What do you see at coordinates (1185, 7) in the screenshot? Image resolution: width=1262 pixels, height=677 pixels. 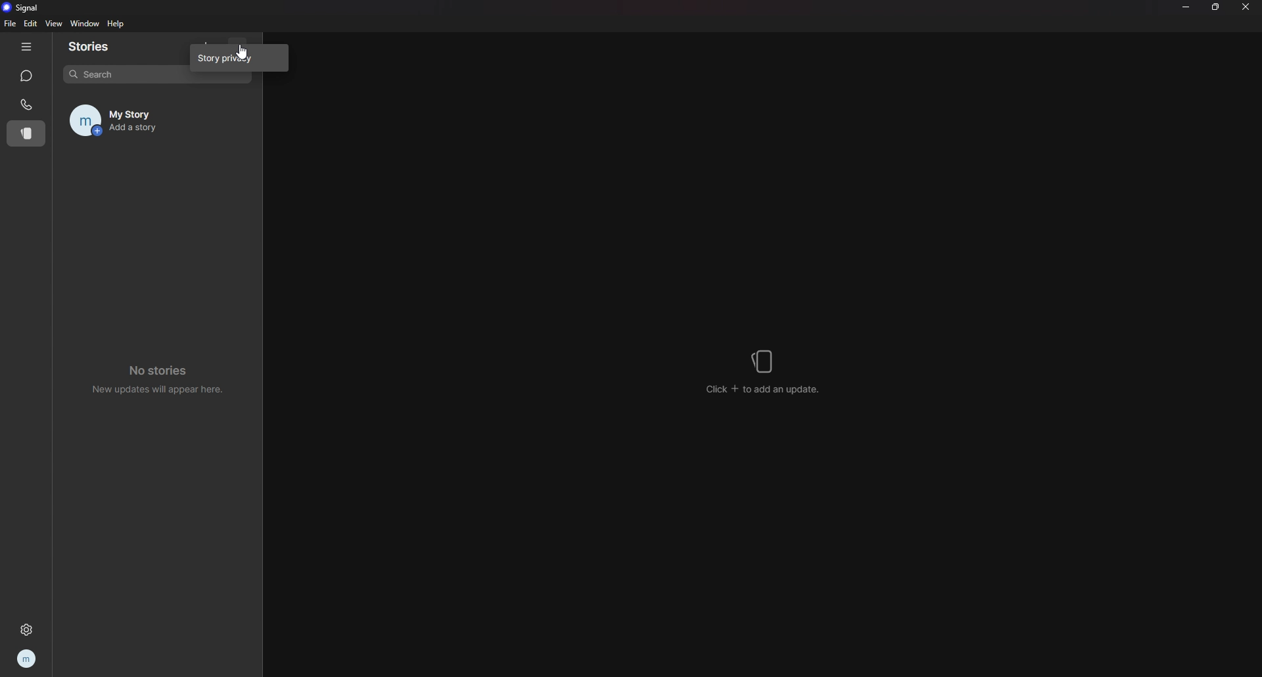 I see `minimize` at bounding box center [1185, 7].